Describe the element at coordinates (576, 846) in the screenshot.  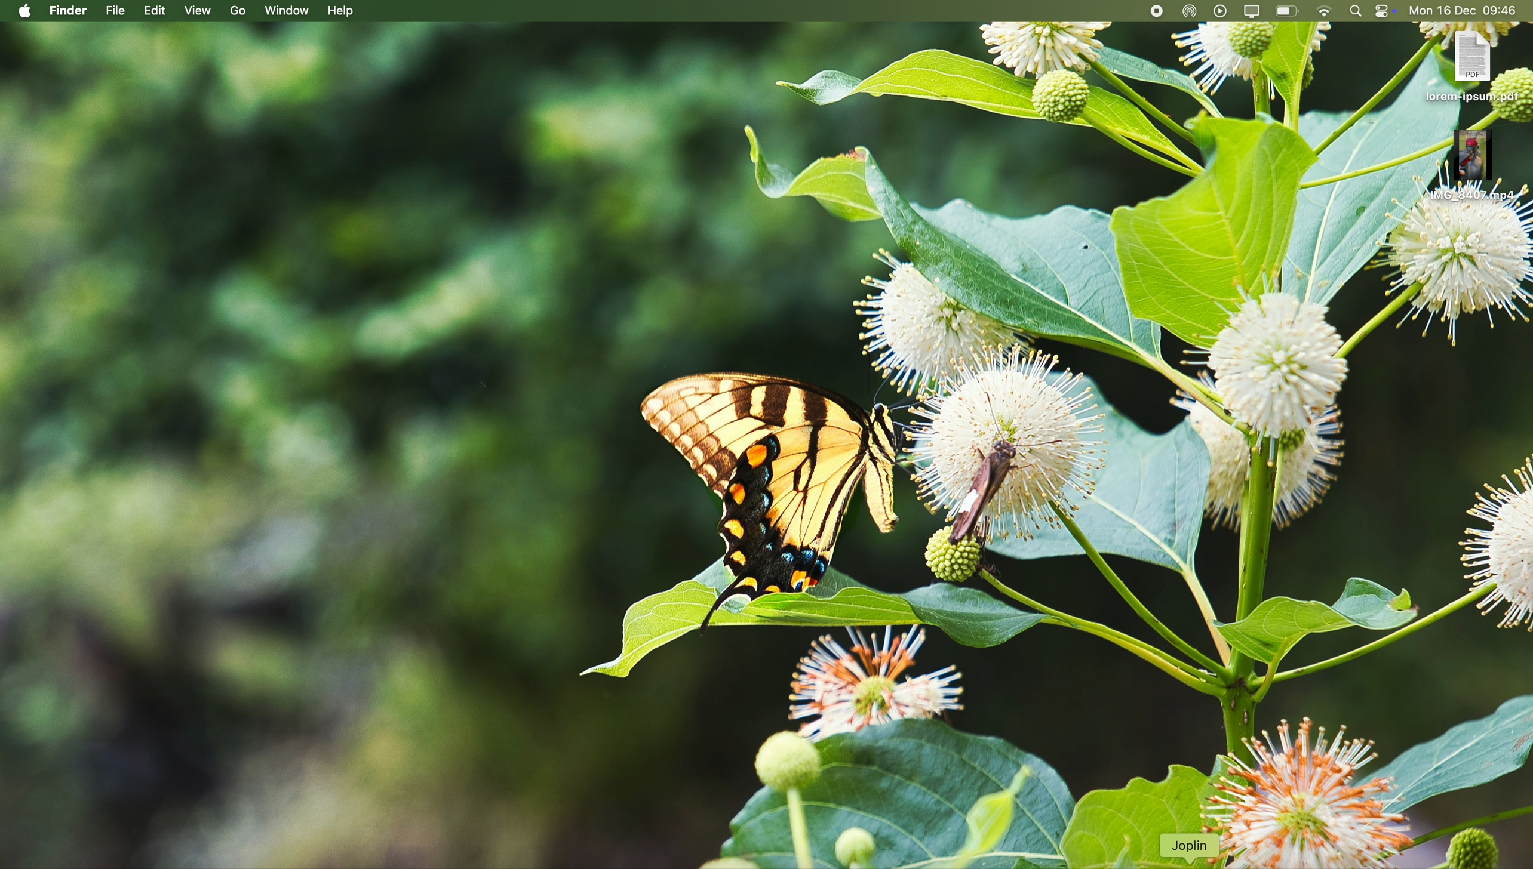
I see `background` at that location.